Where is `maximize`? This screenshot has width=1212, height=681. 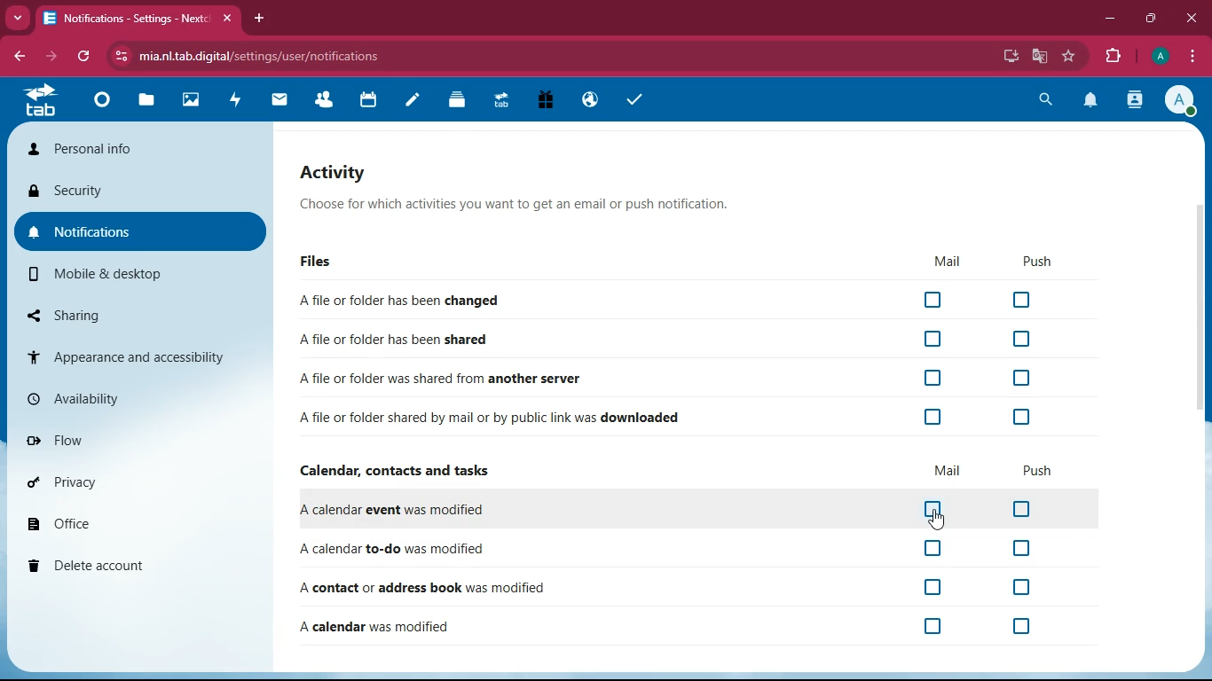
maximize is located at coordinates (1149, 20).